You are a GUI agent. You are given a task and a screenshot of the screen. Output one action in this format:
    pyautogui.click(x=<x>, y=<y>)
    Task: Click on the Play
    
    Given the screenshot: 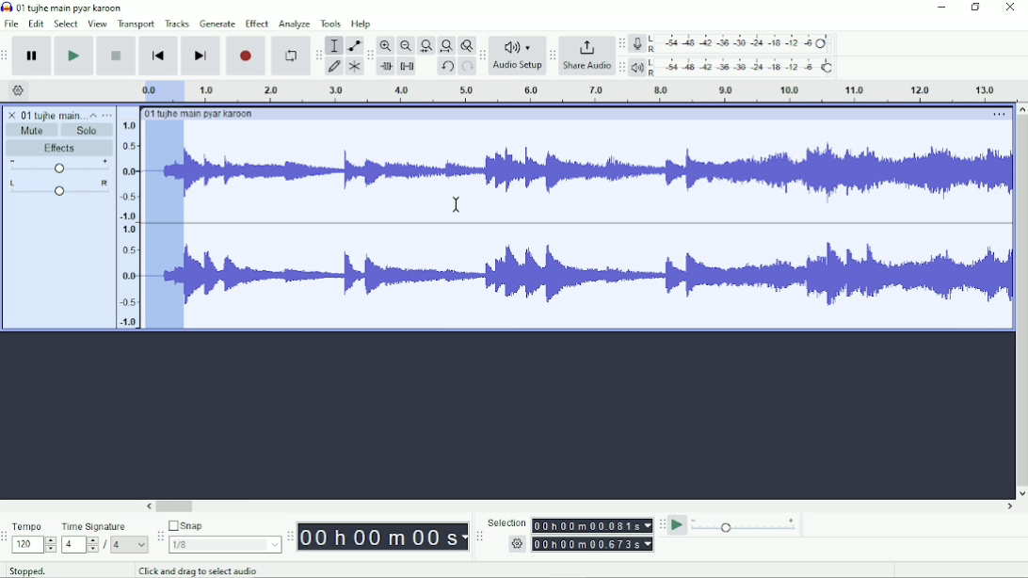 What is the action you would take?
    pyautogui.click(x=73, y=56)
    